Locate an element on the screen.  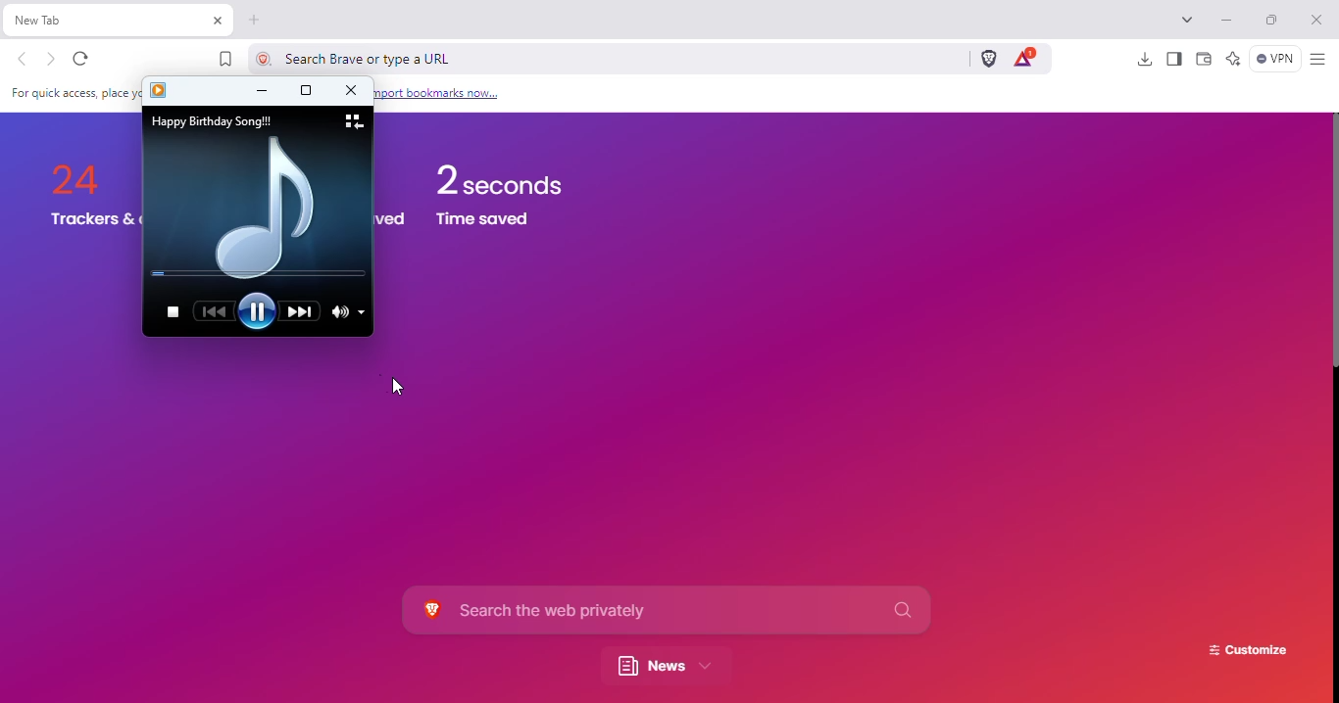
leo AI is located at coordinates (1233, 58).